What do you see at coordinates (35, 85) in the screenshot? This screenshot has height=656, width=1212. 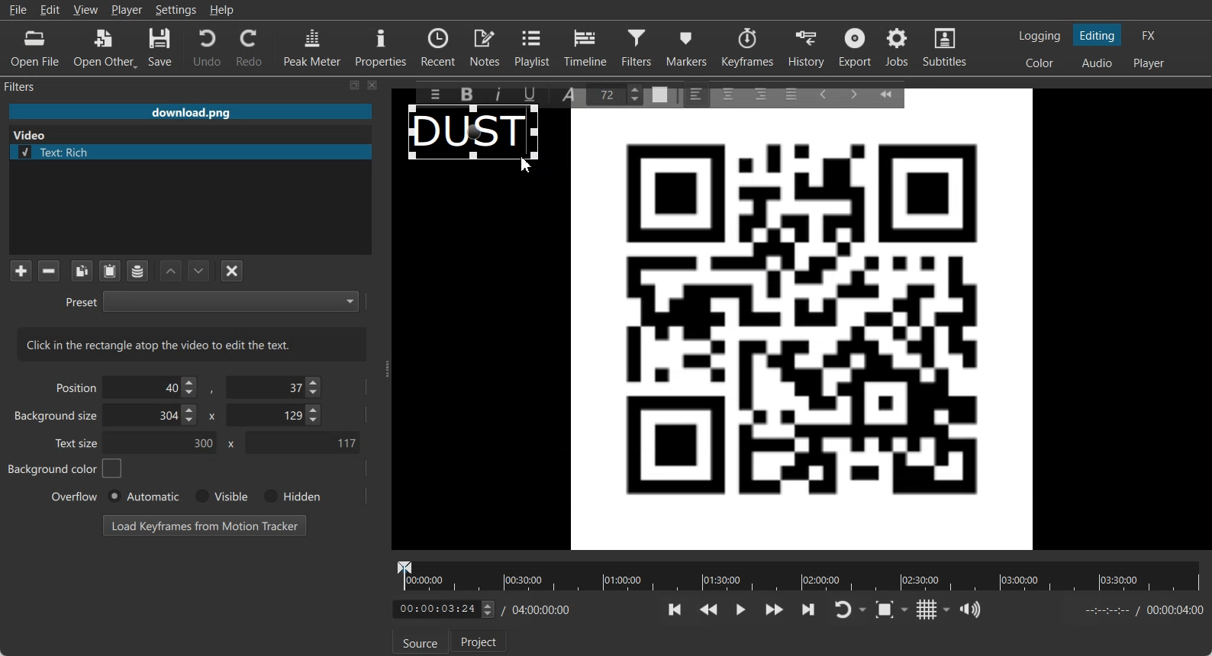 I see `Filters` at bounding box center [35, 85].